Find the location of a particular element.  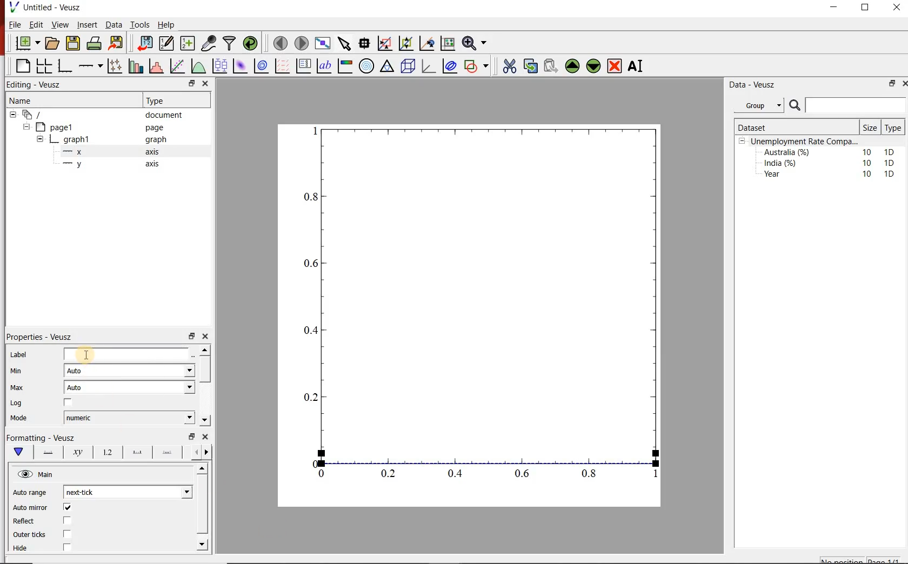

checkbox is located at coordinates (69, 508).